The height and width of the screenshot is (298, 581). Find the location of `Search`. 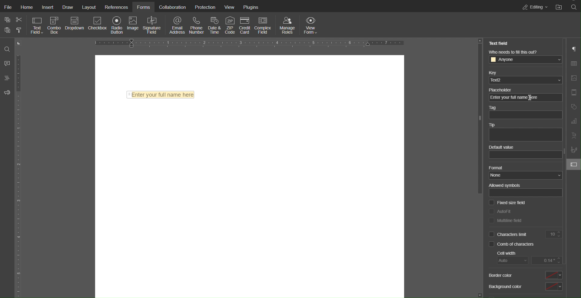

Search is located at coordinates (8, 49).